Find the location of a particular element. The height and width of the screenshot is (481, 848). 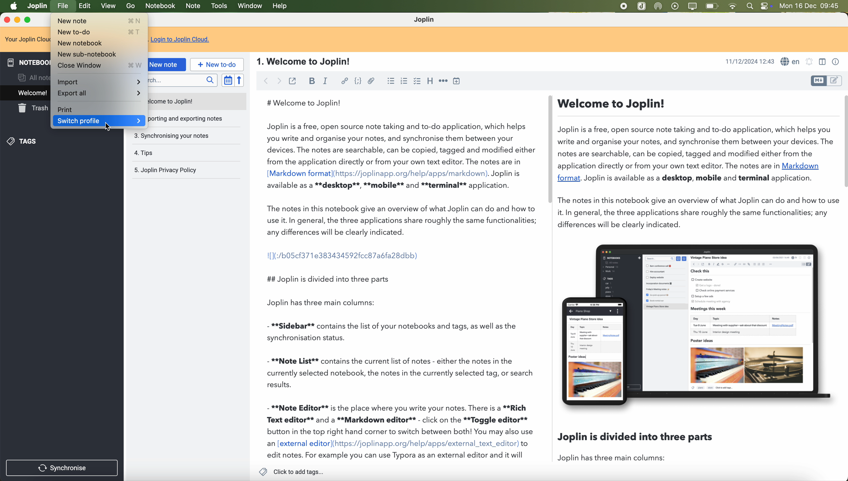

Joplin is located at coordinates (425, 20).